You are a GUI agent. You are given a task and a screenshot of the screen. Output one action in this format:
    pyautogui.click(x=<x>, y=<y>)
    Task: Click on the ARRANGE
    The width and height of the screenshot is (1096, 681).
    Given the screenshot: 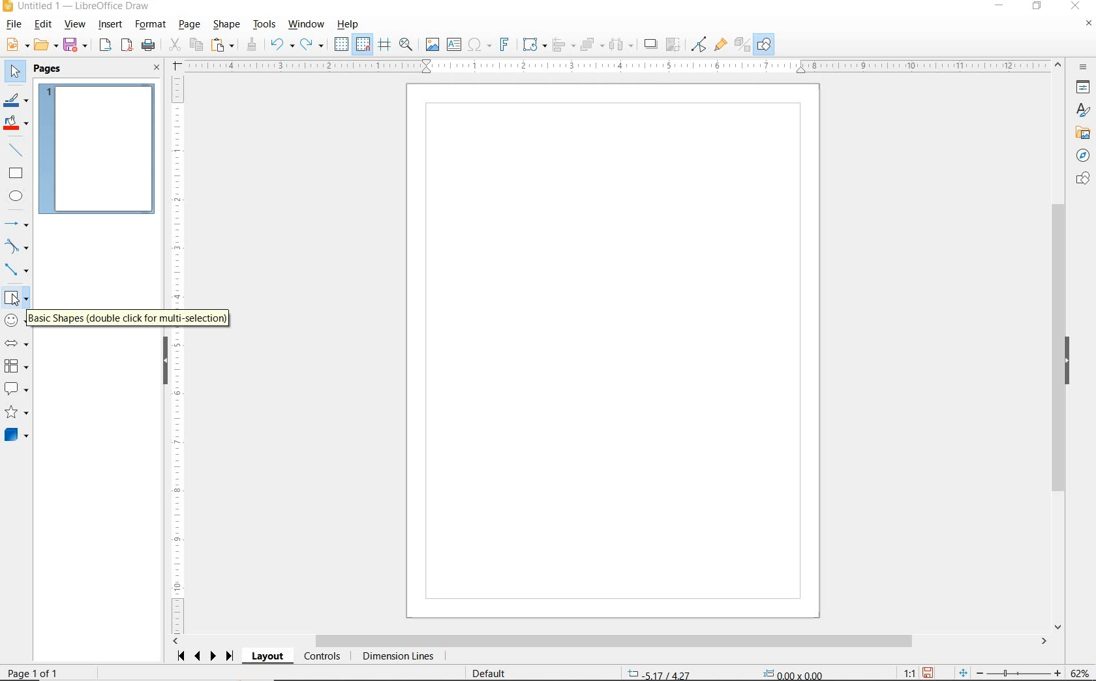 What is the action you would take?
    pyautogui.click(x=592, y=44)
    